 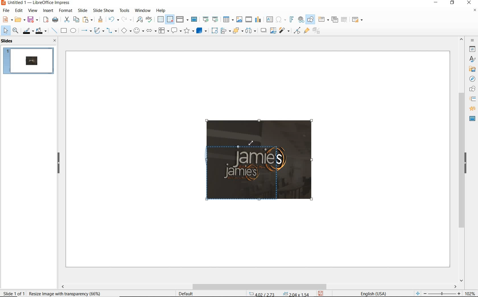 What do you see at coordinates (163, 31) in the screenshot?
I see `flowchart` at bounding box center [163, 31].